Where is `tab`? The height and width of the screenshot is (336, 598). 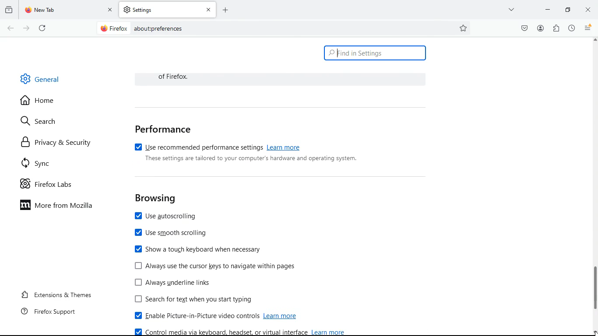 tab is located at coordinates (168, 10).